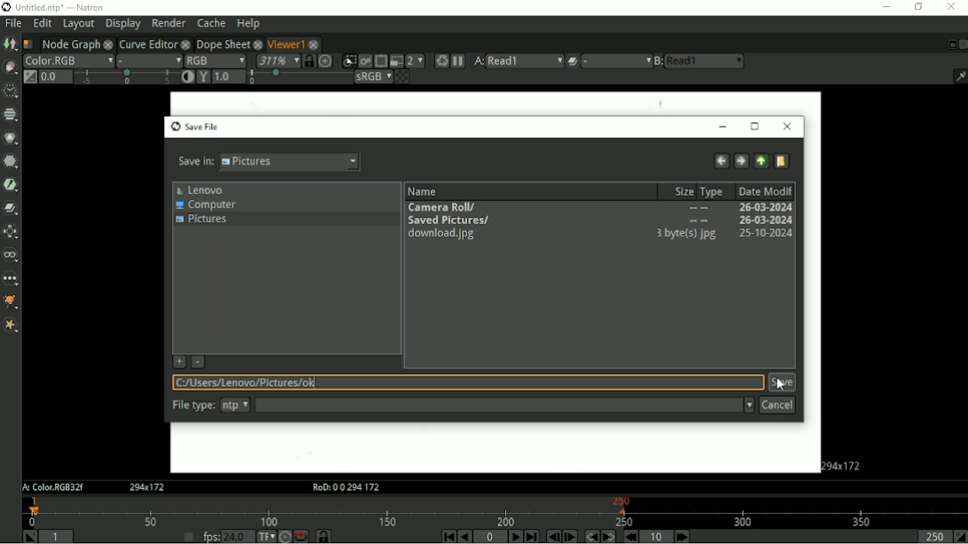 This screenshot has height=544, width=968. Describe the element at coordinates (630, 537) in the screenshot. I see `Previous increment` at that location.